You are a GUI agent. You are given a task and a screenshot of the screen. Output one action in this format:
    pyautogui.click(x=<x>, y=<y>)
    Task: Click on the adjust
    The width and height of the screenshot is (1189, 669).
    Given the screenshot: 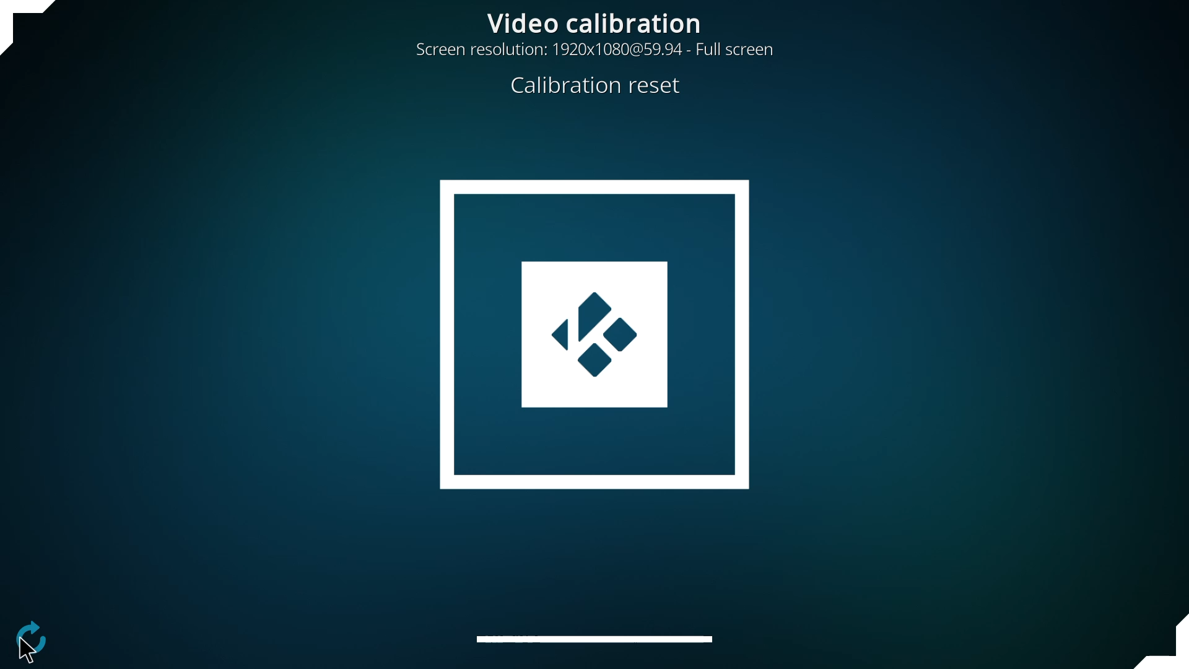 What is the action you would take?
    pyautogui.click(x=1157, y=640)
    